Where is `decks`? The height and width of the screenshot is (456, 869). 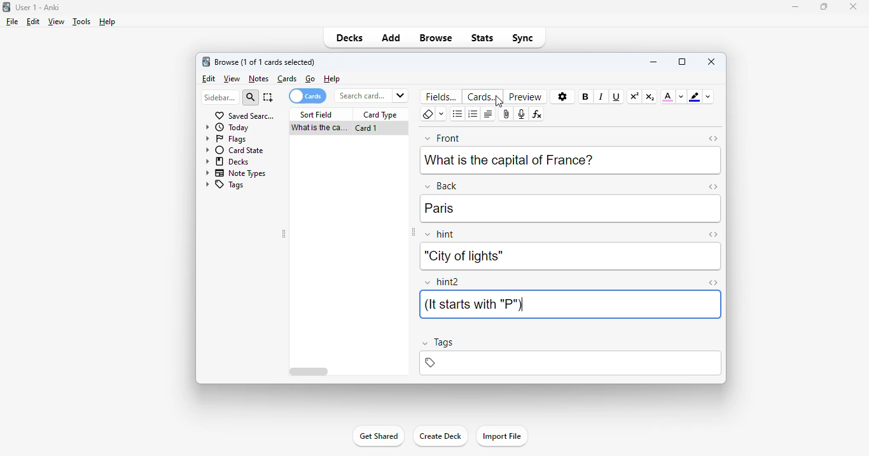 decks is located at coordinates (228, 161).